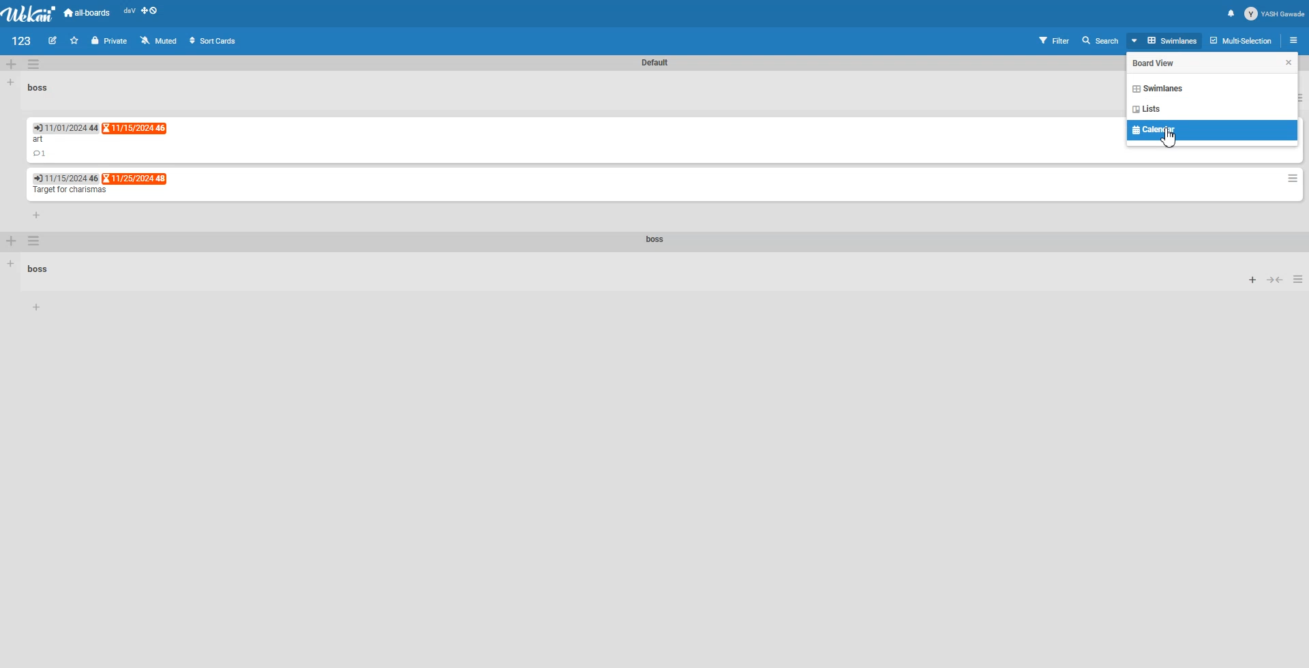  I want to click on Text, so click(40, 86).